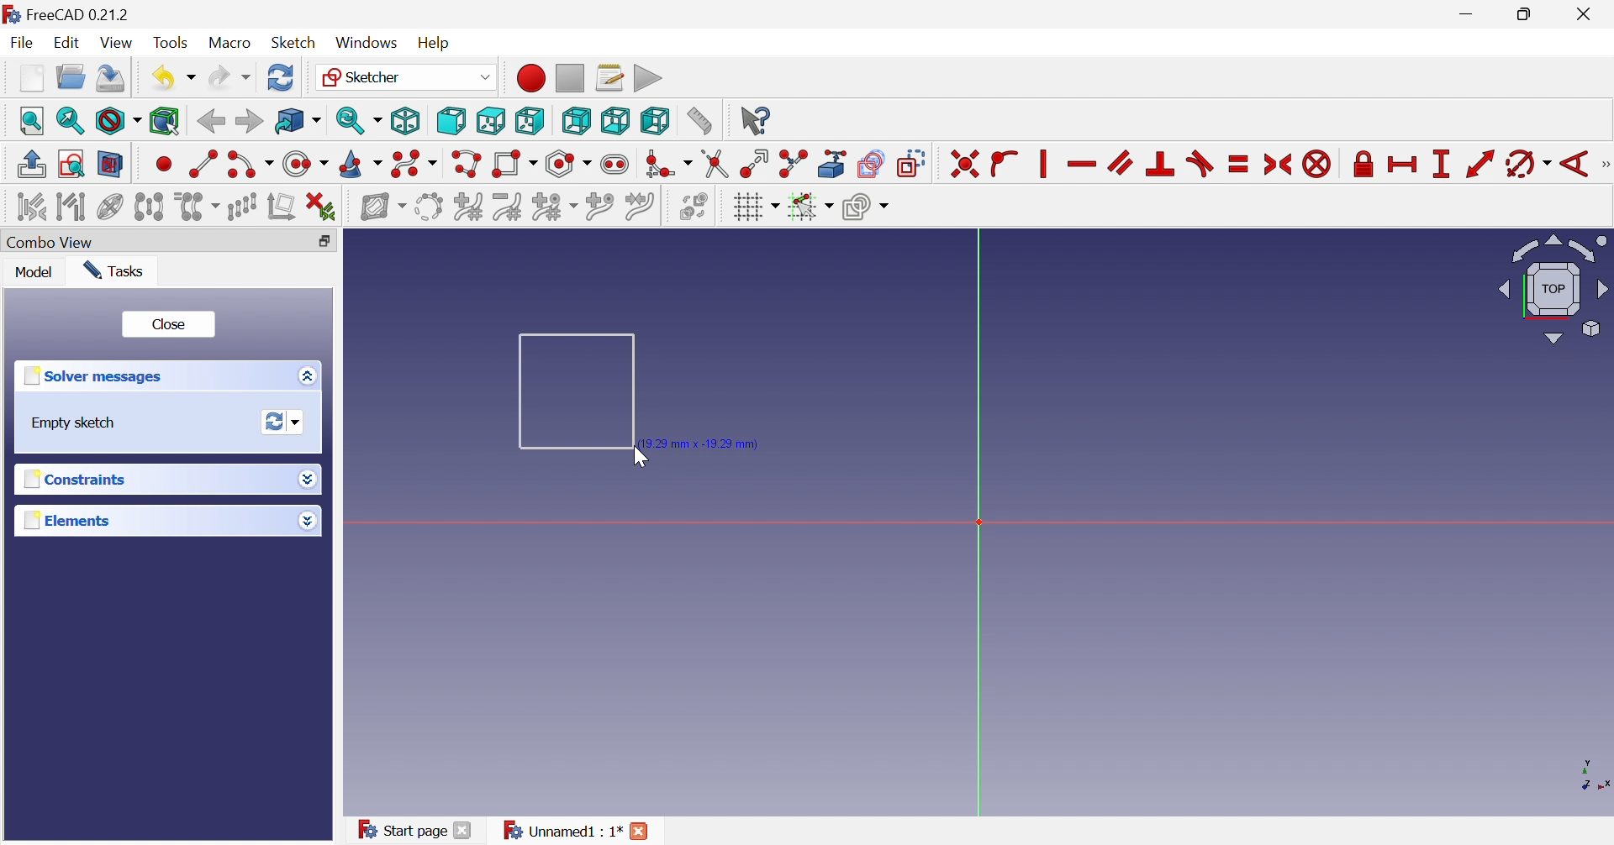  Describe the element at coordinates (30, 207) in the screenshot. I see `Select associated constraints` at that location.